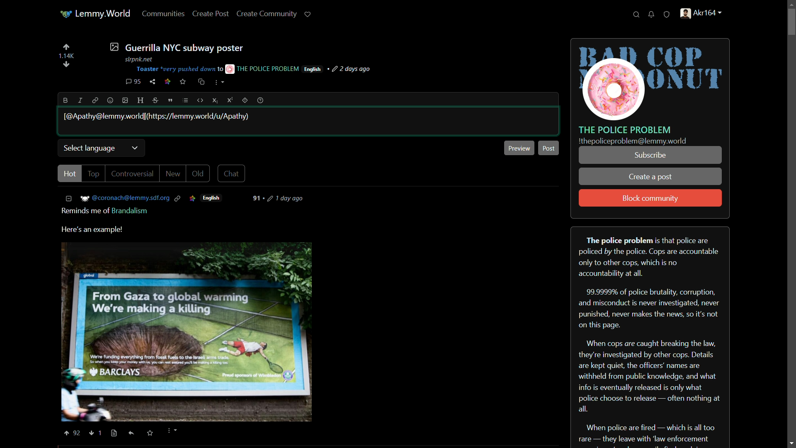  Describe the element at coordinates (66, 100) in the screenshot. I see `bold` at that location.